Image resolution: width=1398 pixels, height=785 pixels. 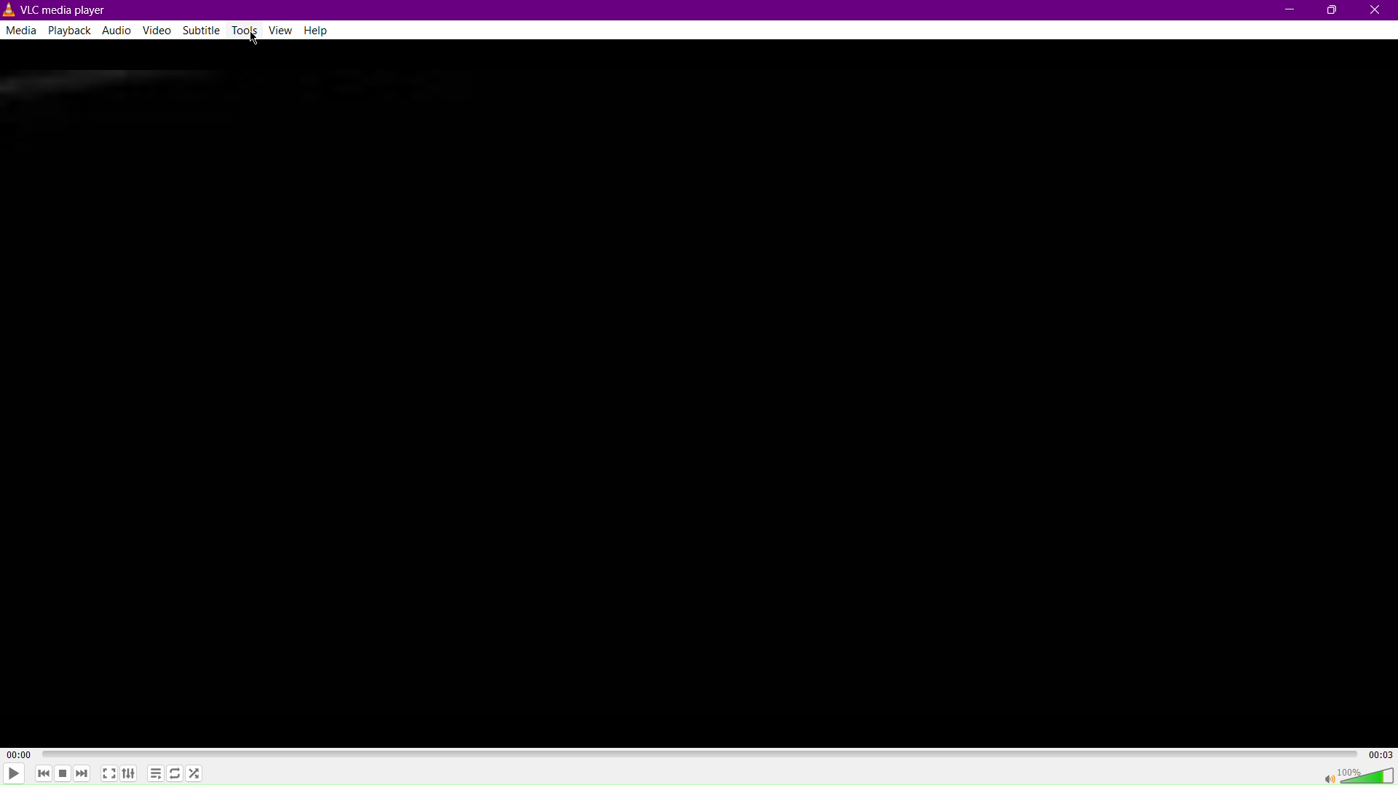 I want to click on Elapsed time, so click(x=17, y=754).